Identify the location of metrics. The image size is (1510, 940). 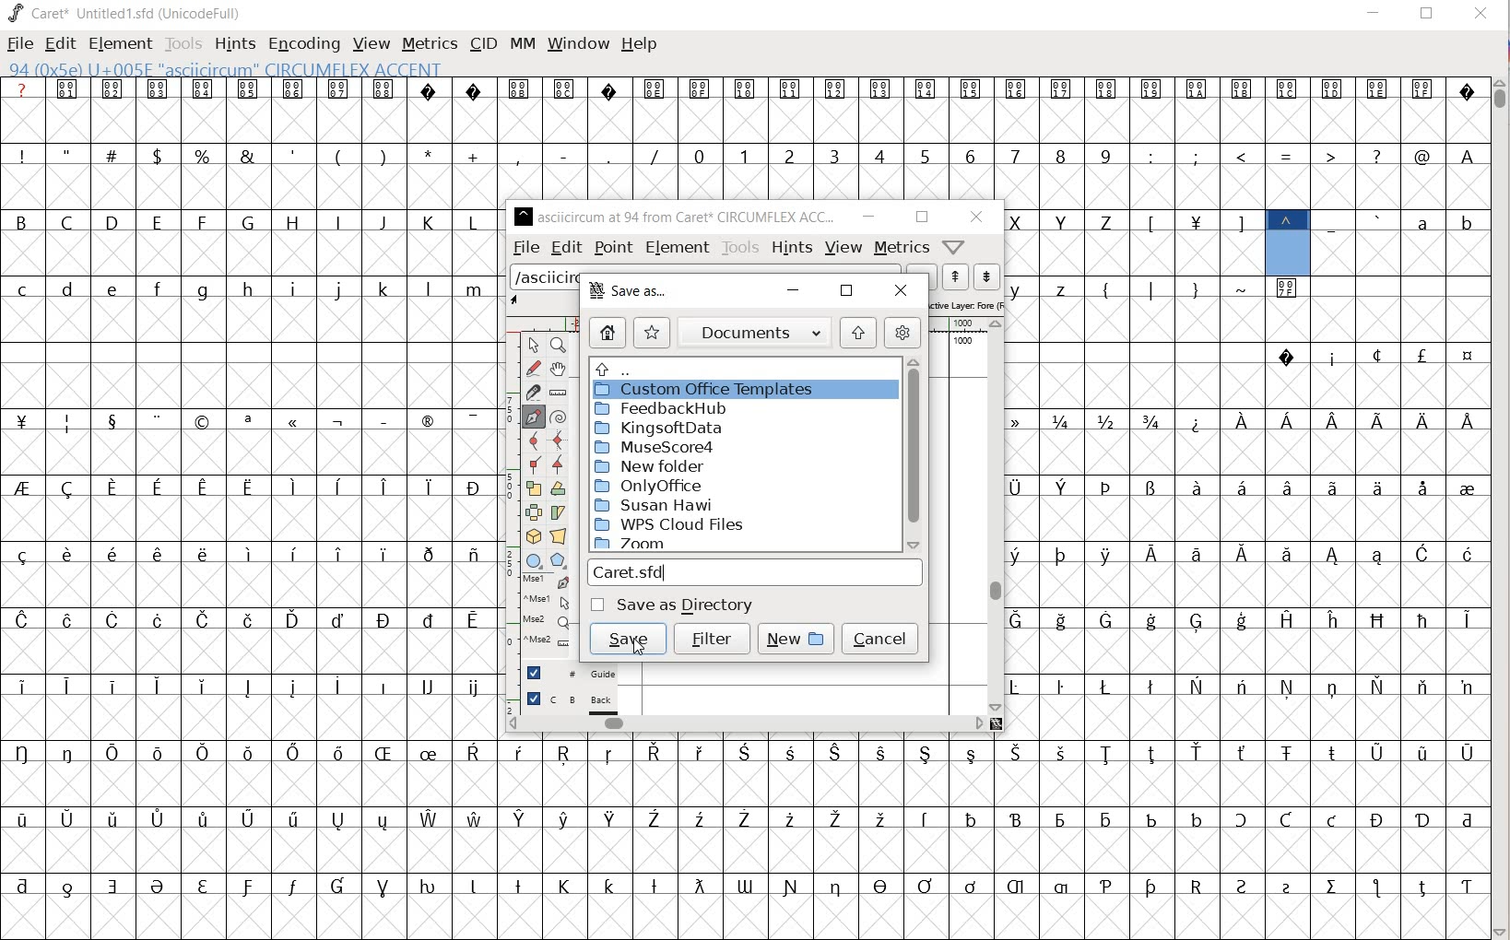
(902, 248).